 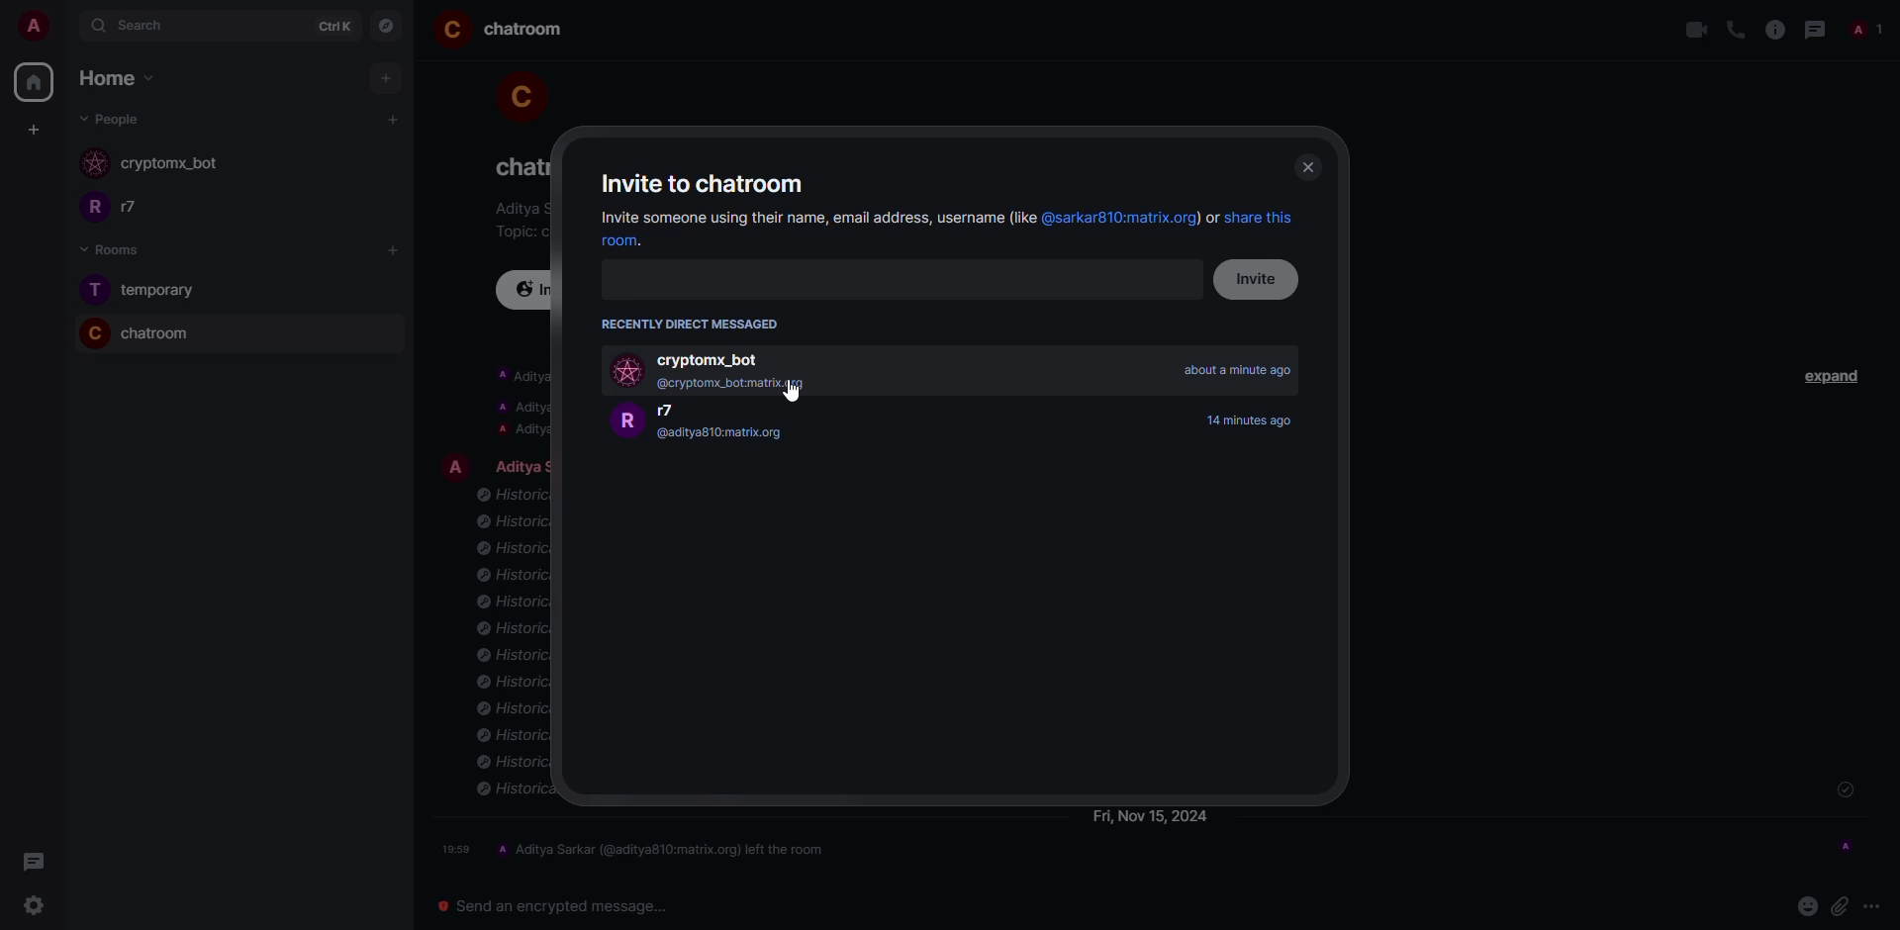 What do you see at coordinates (545, 904) in the screenshot?
I see `send encrypted message` at bounding box center [545, 904].